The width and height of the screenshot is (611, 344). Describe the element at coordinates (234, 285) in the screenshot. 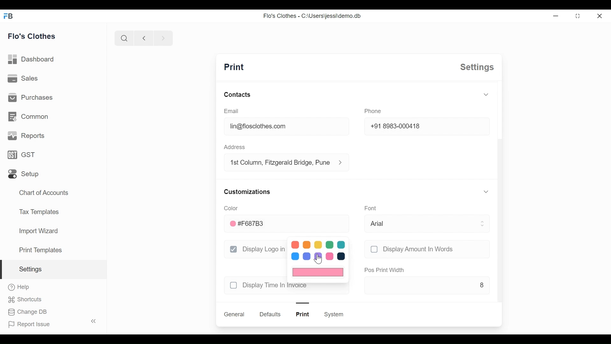

I see `checkbox` at that location.